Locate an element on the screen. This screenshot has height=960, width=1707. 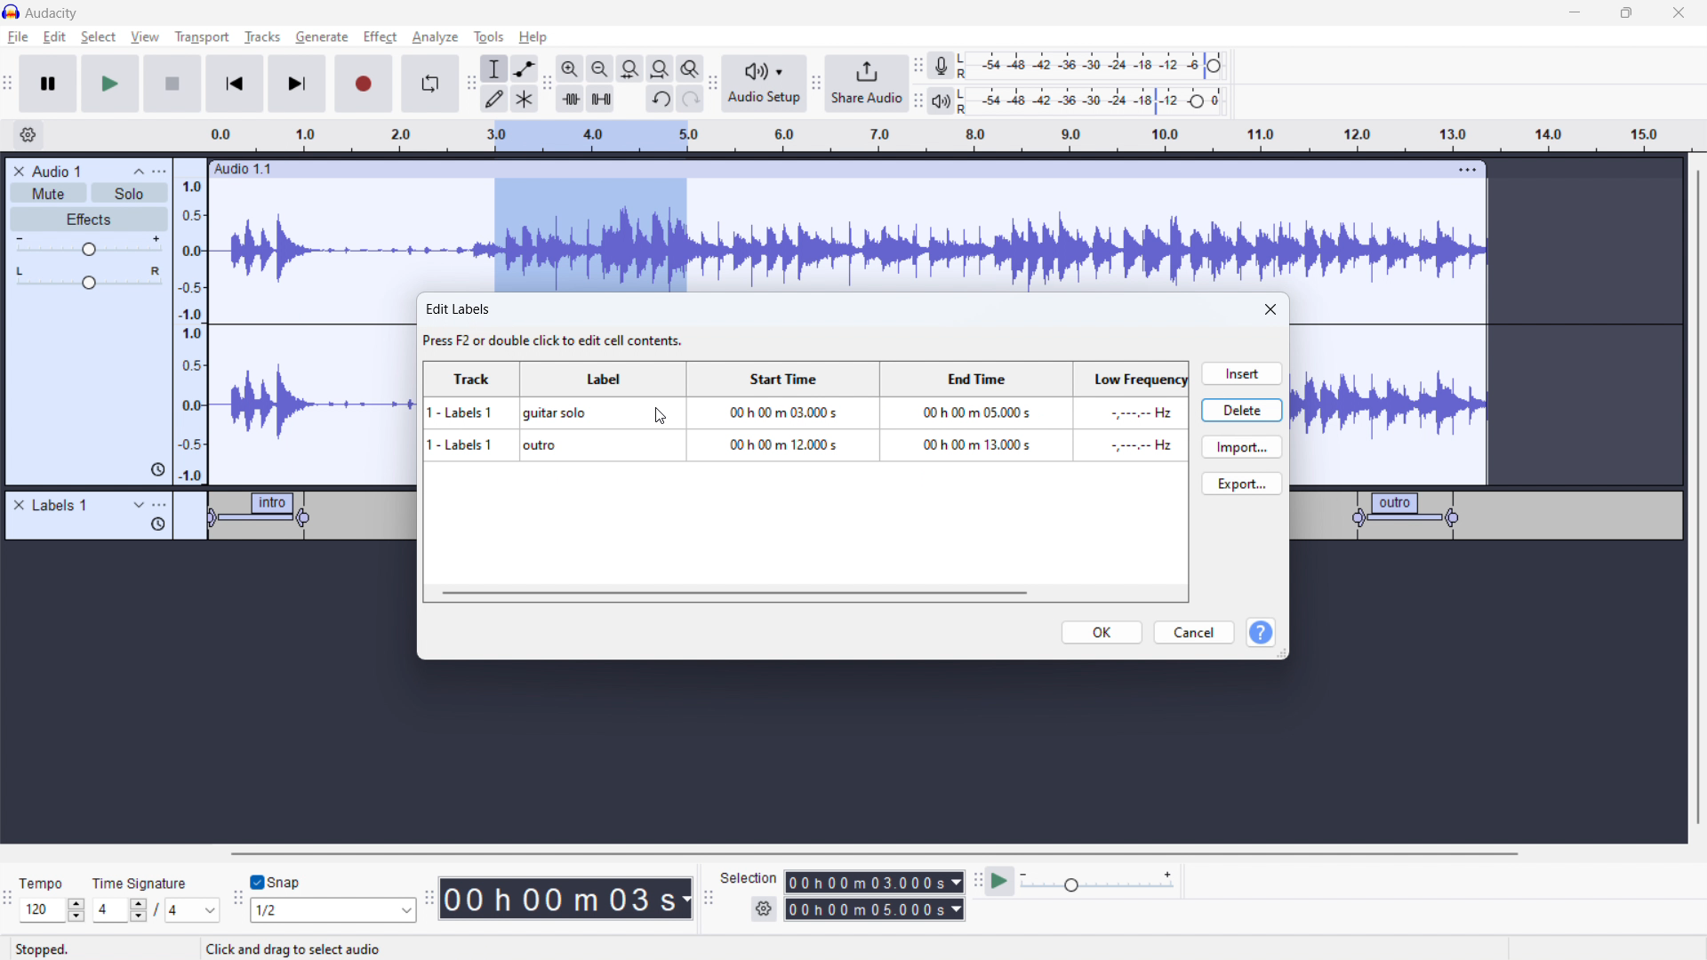
share audio is located at coordinates (865, 84).